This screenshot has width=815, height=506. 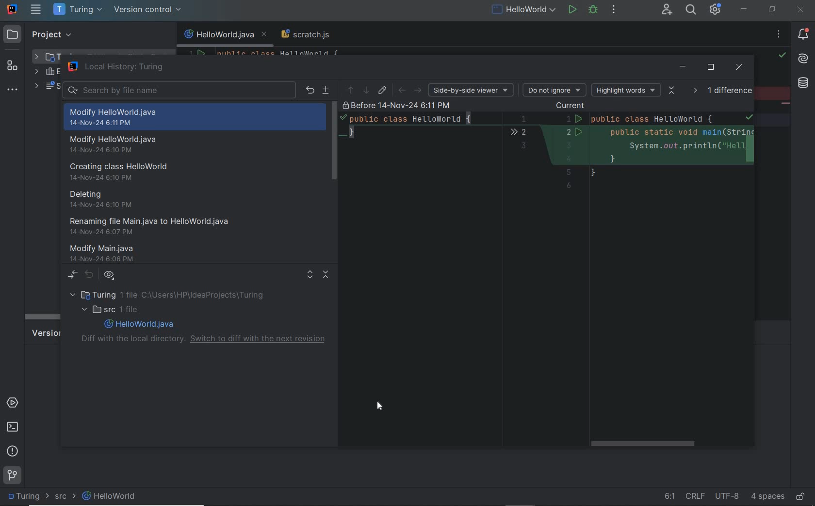 I want to click on close, so click(x=800, y=9).